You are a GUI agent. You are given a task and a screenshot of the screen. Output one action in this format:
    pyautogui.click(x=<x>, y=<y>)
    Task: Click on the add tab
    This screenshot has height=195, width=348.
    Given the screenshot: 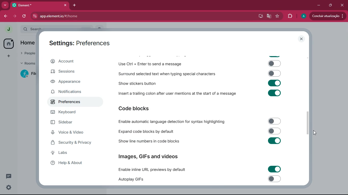 What is the action you would take?
    pyautogui.click(x=74, y=6)
    